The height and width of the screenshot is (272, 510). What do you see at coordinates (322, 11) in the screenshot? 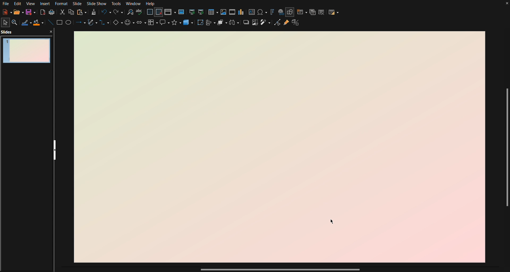
I see `Delete Slide` at bounding box center [322, 11].